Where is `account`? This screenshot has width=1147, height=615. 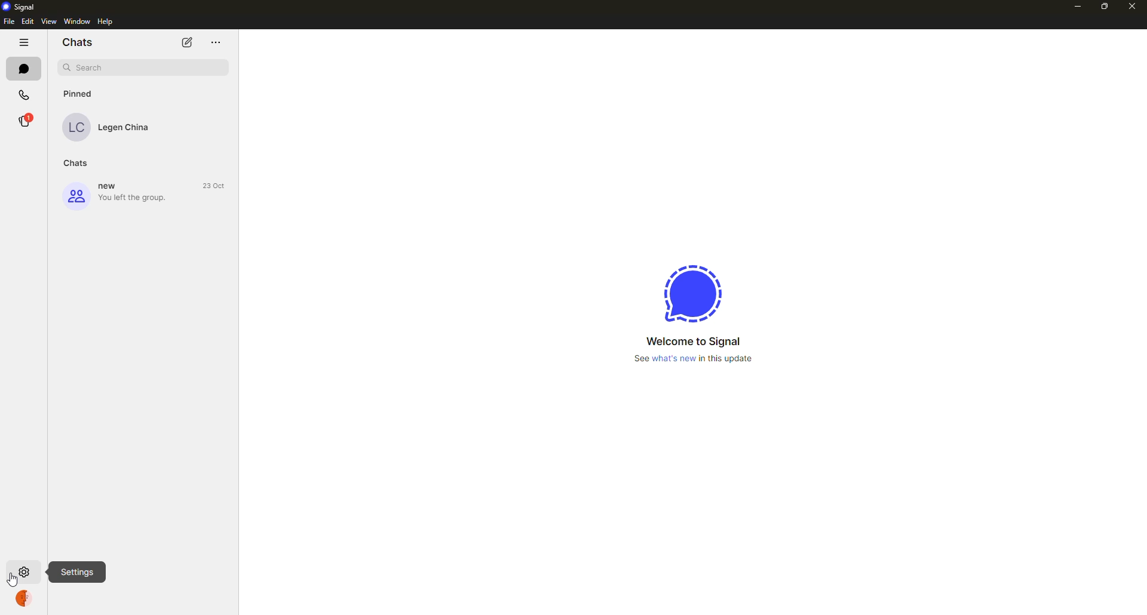 account is located at coordinates (24, 599).